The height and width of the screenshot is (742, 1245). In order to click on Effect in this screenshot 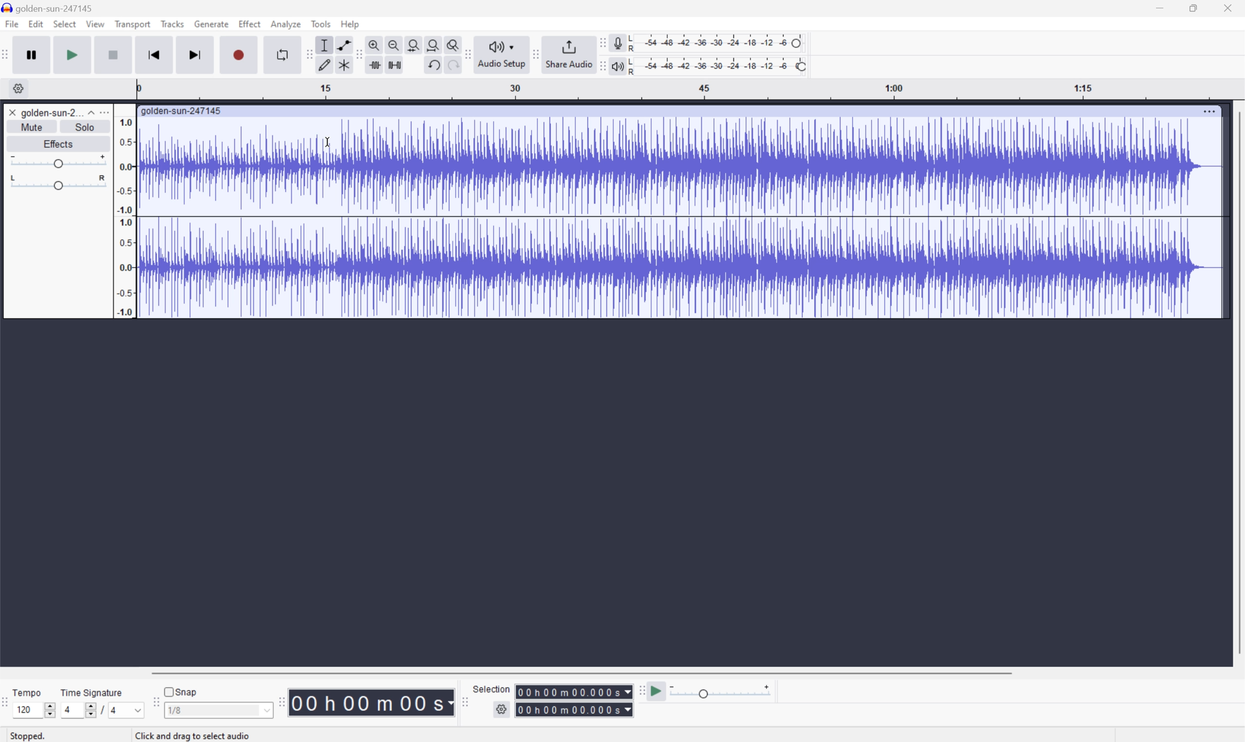, I will do `click(250, 24)`.